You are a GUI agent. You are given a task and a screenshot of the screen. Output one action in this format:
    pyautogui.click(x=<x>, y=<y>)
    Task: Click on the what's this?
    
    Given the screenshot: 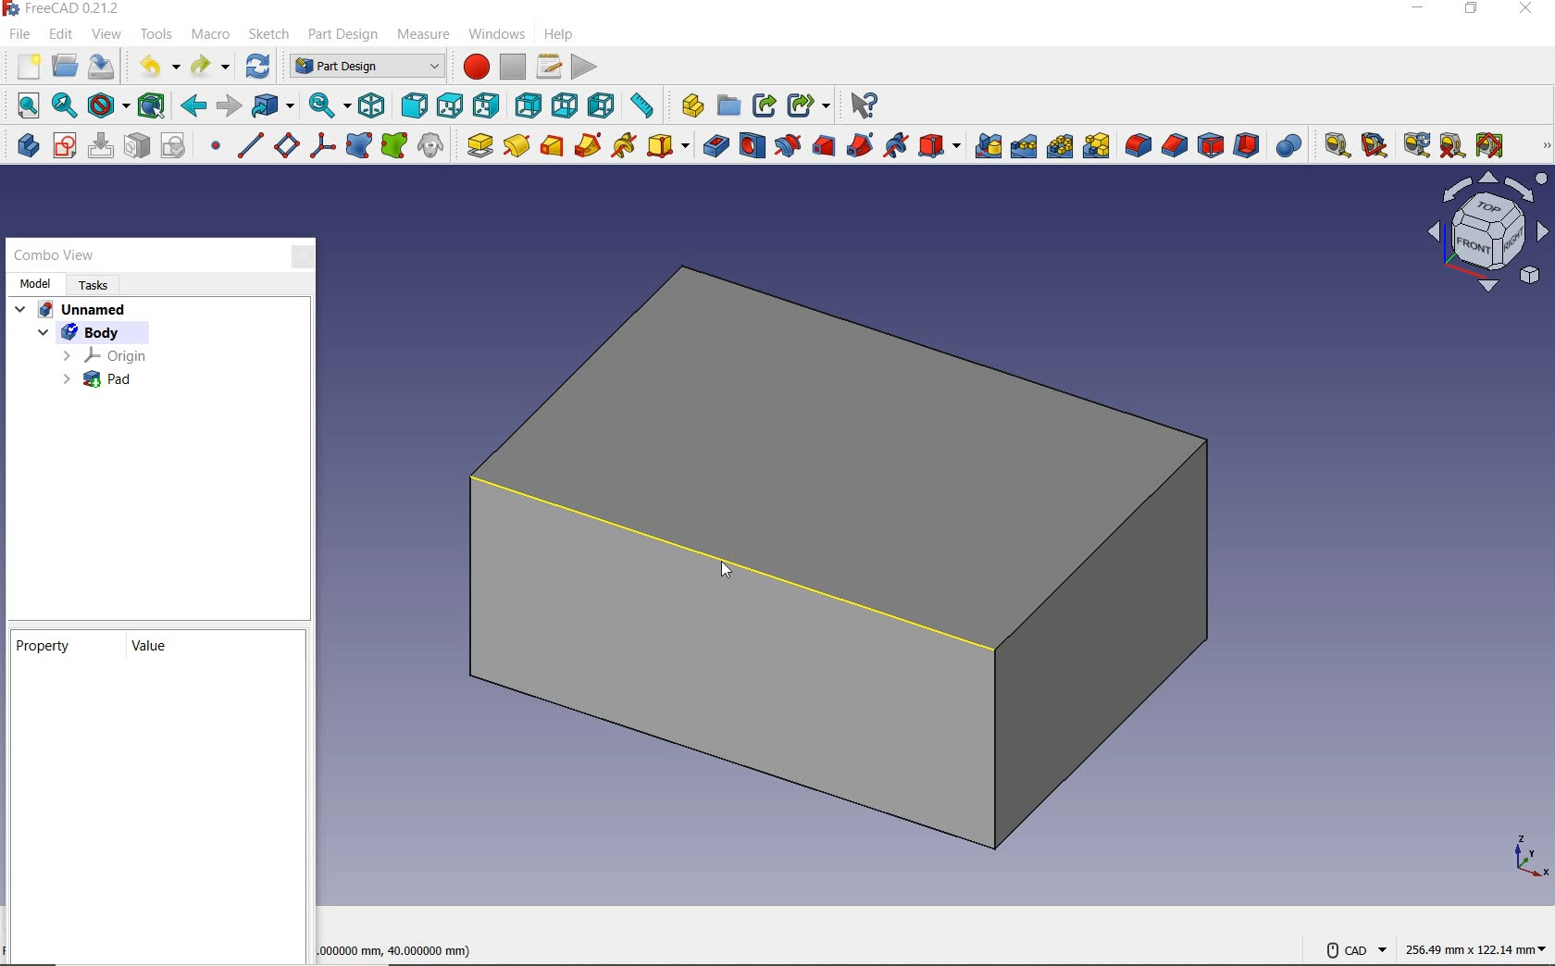 What is the action you would take?
    pyautogui.click(x=864, y=106)
    